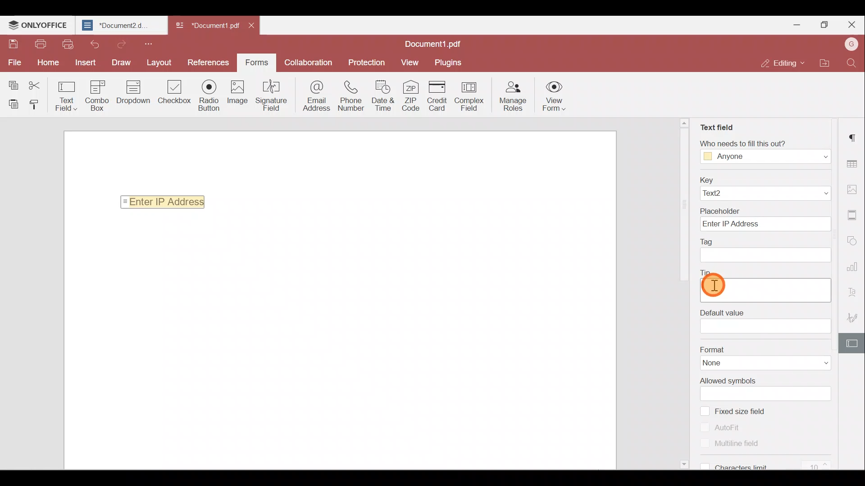  I want to click on Format dropdown, so click(815, 363).